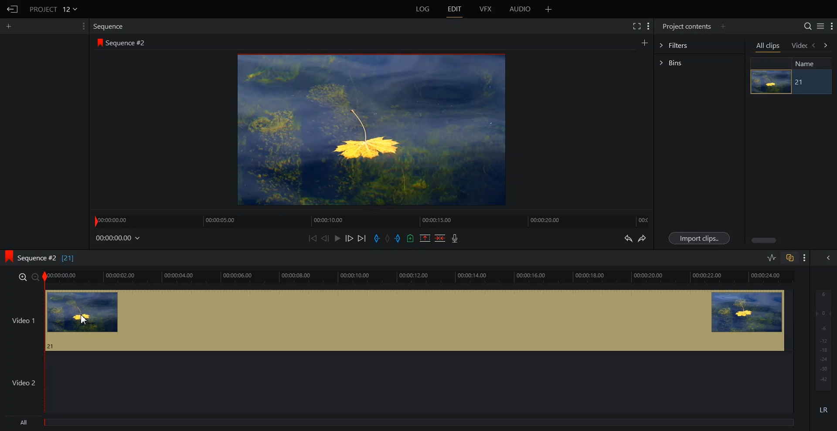 The image size is (837, 431). I want to click on Toggle Audio level editing, so click(771, 259).